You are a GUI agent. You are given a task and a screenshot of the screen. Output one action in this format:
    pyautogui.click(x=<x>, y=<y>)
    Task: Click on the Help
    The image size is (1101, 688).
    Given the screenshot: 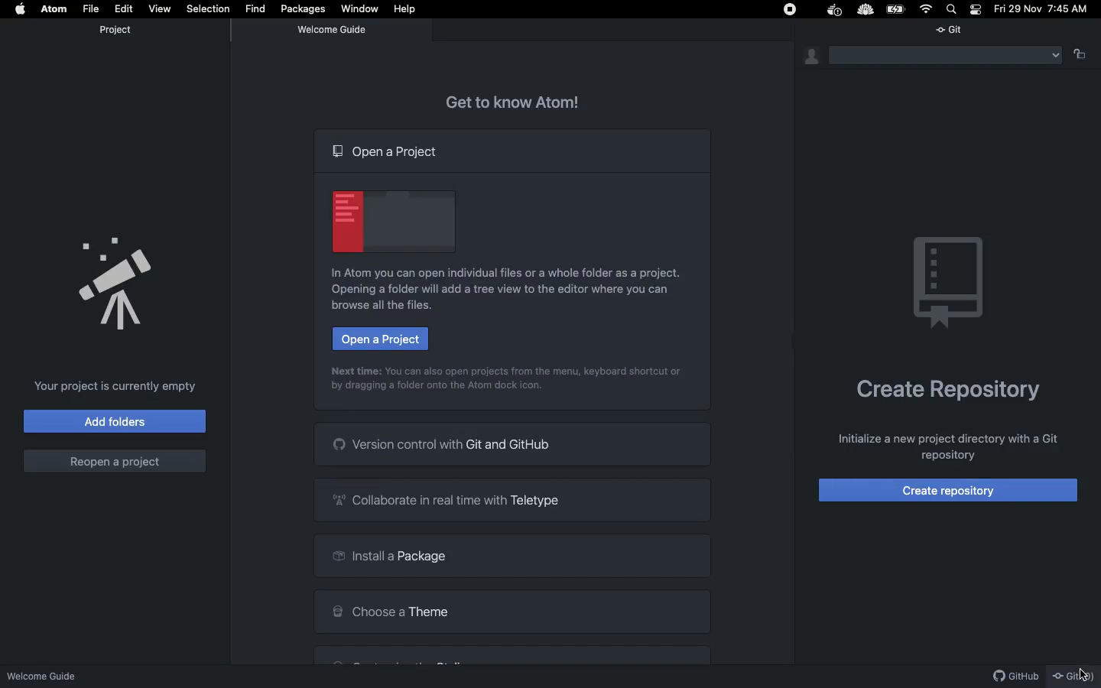 What is the action you would take?
    pyautogui.click(x=408, y=9)
    